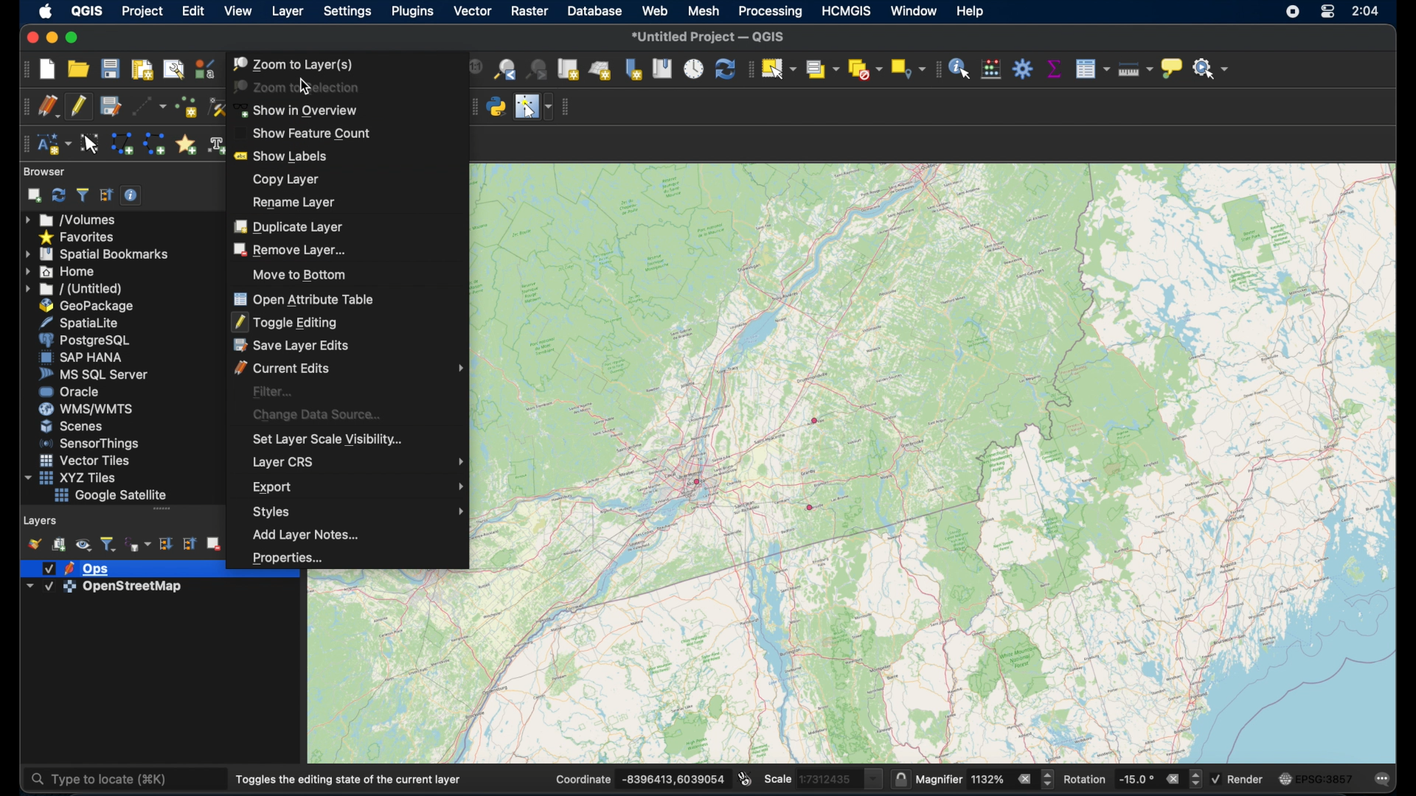  I want to click on toggle editing, so click(285, 321).